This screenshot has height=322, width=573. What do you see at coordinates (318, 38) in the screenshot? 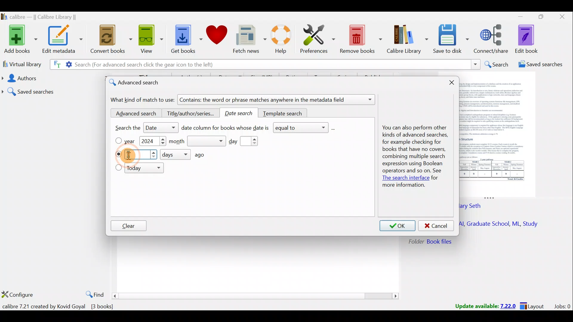
I see `Preferences` at bounding box center [318, 38].